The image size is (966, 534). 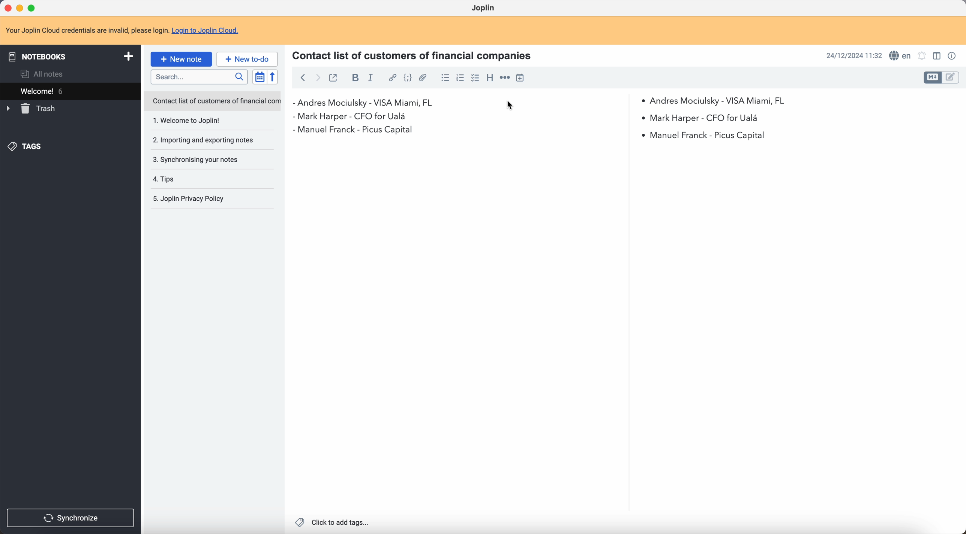 What do you see at coordinates (444, 80) in the screenshot?
I see `click on bulleted list` at bounding box center [444, 80].